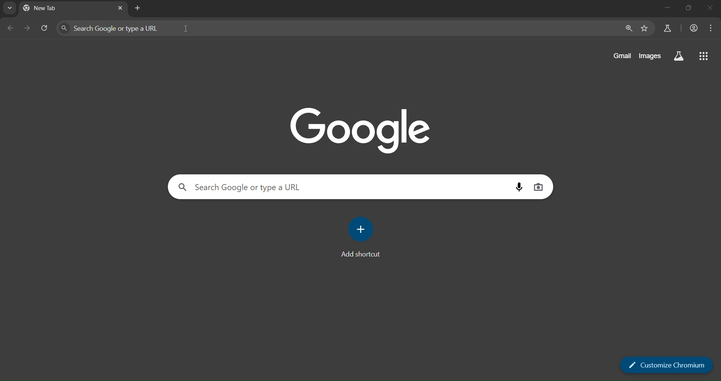 This screenshot has width=721, height=381. Describe the element at coordinates (695, 28) in the screenshot. I see `accounts` at that location.